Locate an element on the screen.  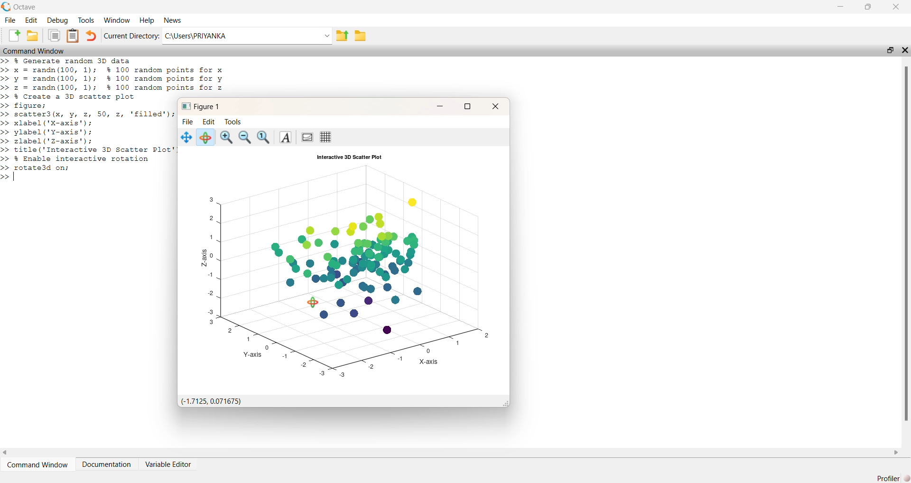
scroll left is located at coordinates (6, 453).